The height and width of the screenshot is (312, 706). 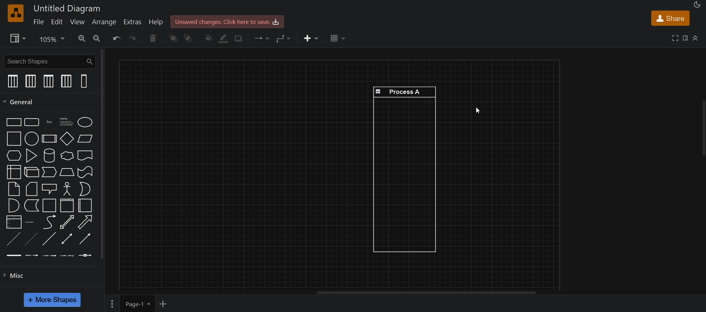 I want to click on line, so click(x=49, y=239).